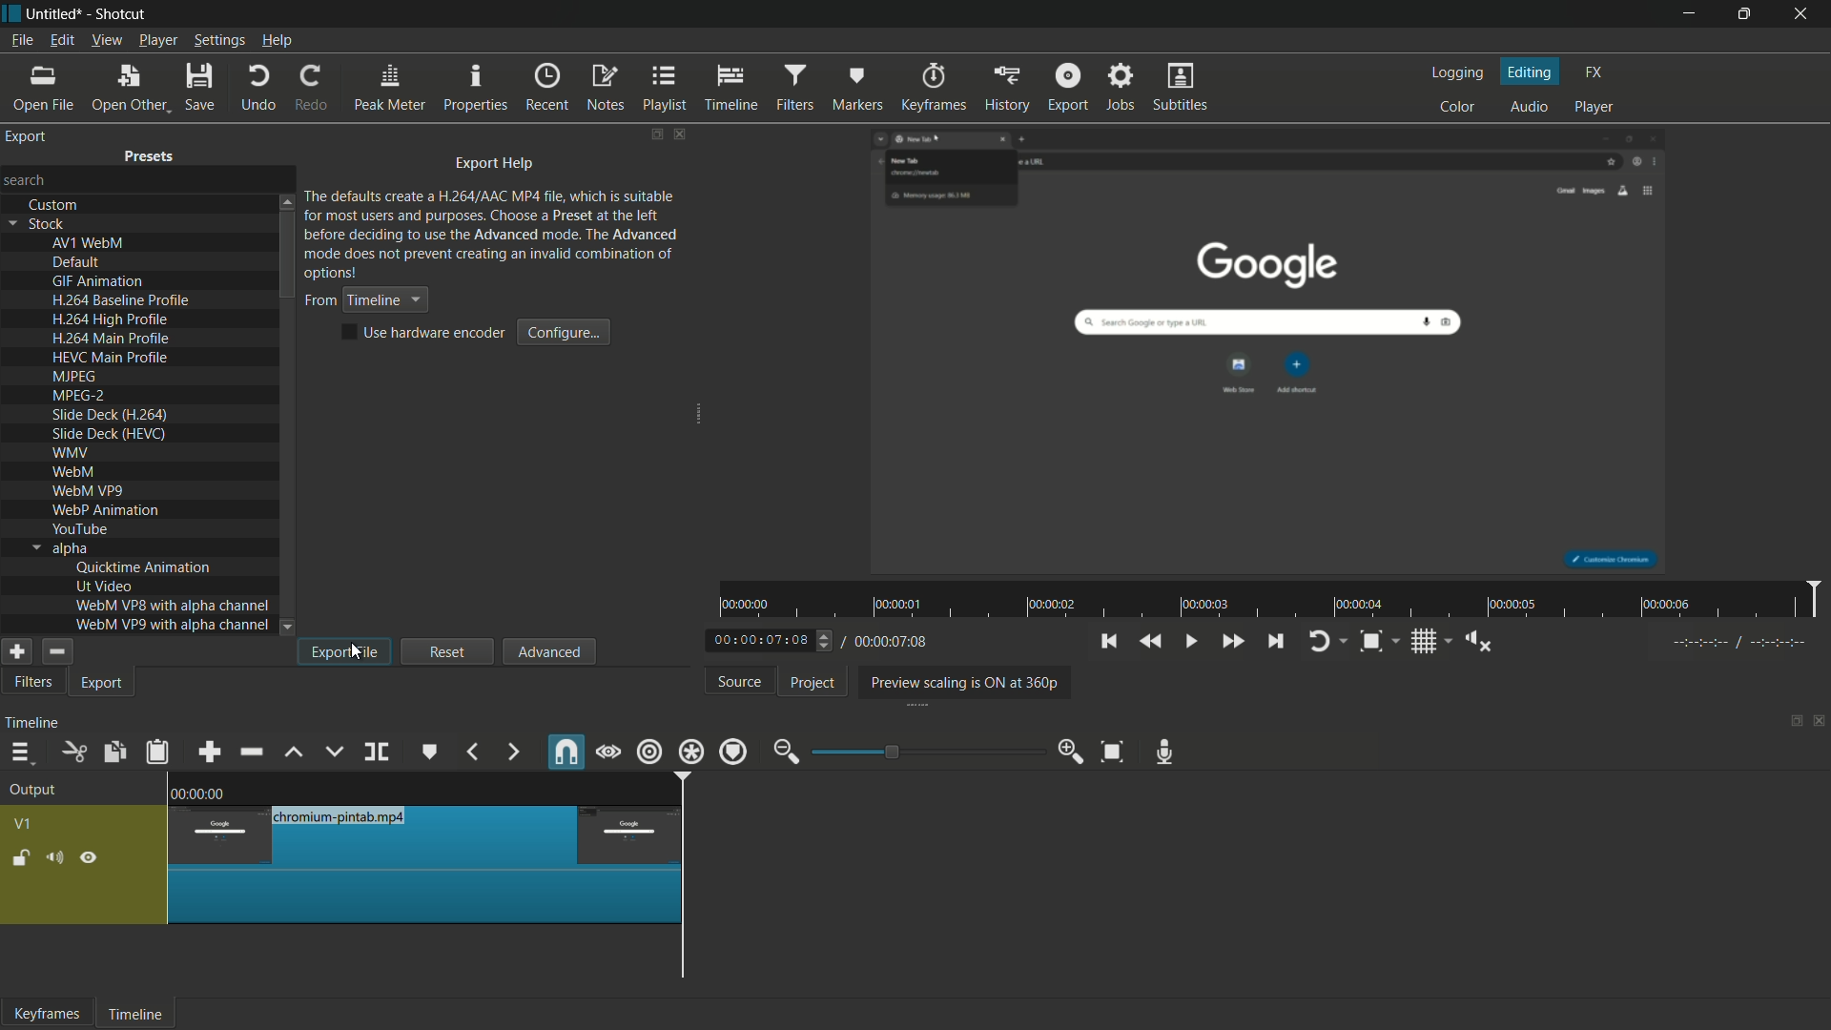  Describe the element at coordinates (21, 40) in the screenshot. I see `file menu` at that location.